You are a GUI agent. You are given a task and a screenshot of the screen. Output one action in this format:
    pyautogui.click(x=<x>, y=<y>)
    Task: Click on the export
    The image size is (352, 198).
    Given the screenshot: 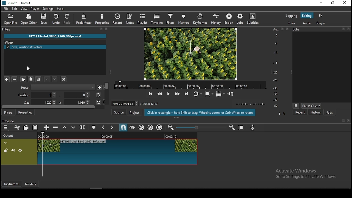 What is the action you would take?
    pyautogui.click(x=230, y=19)
    